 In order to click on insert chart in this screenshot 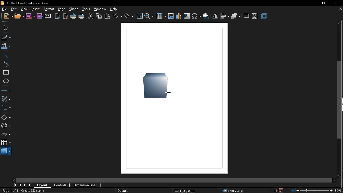, I will do `click(179, 16)`.